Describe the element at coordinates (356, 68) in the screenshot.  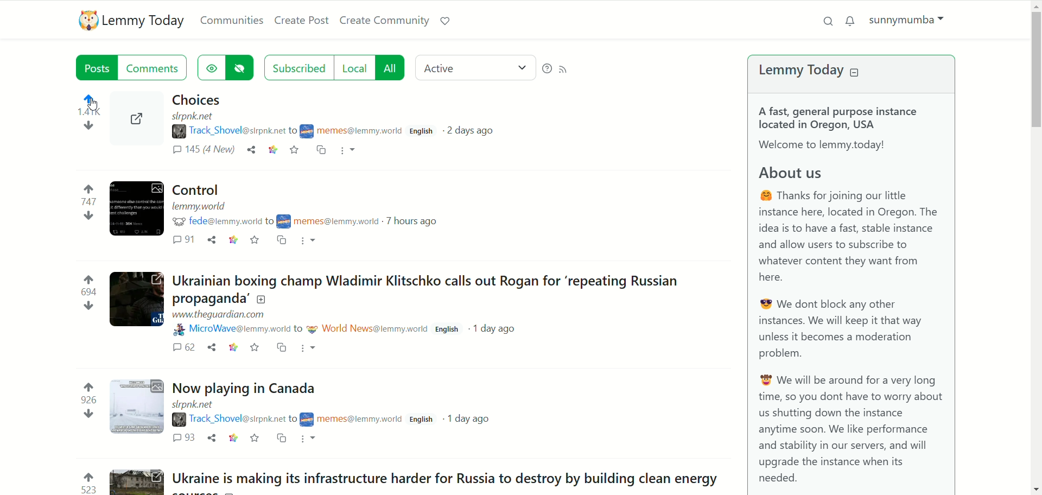
I see `local` at that location.